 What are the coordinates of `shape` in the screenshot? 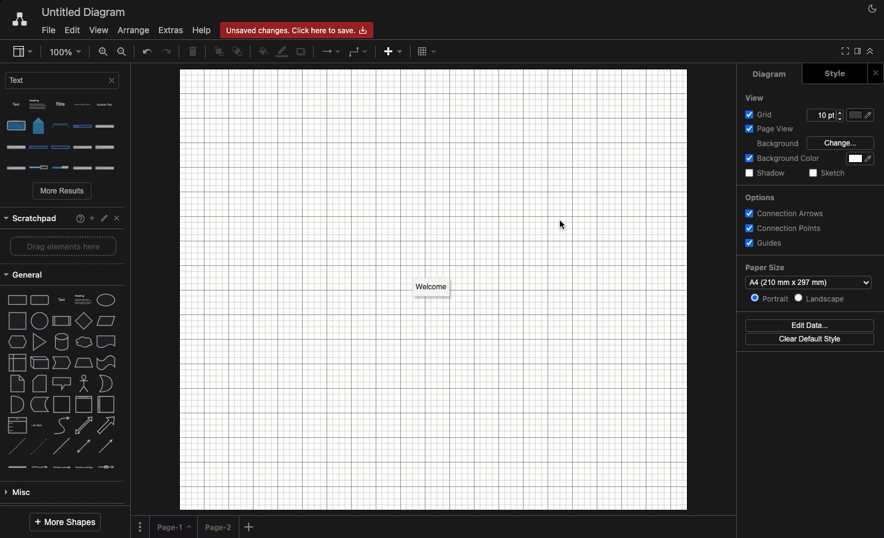 It's located at (64, 317).